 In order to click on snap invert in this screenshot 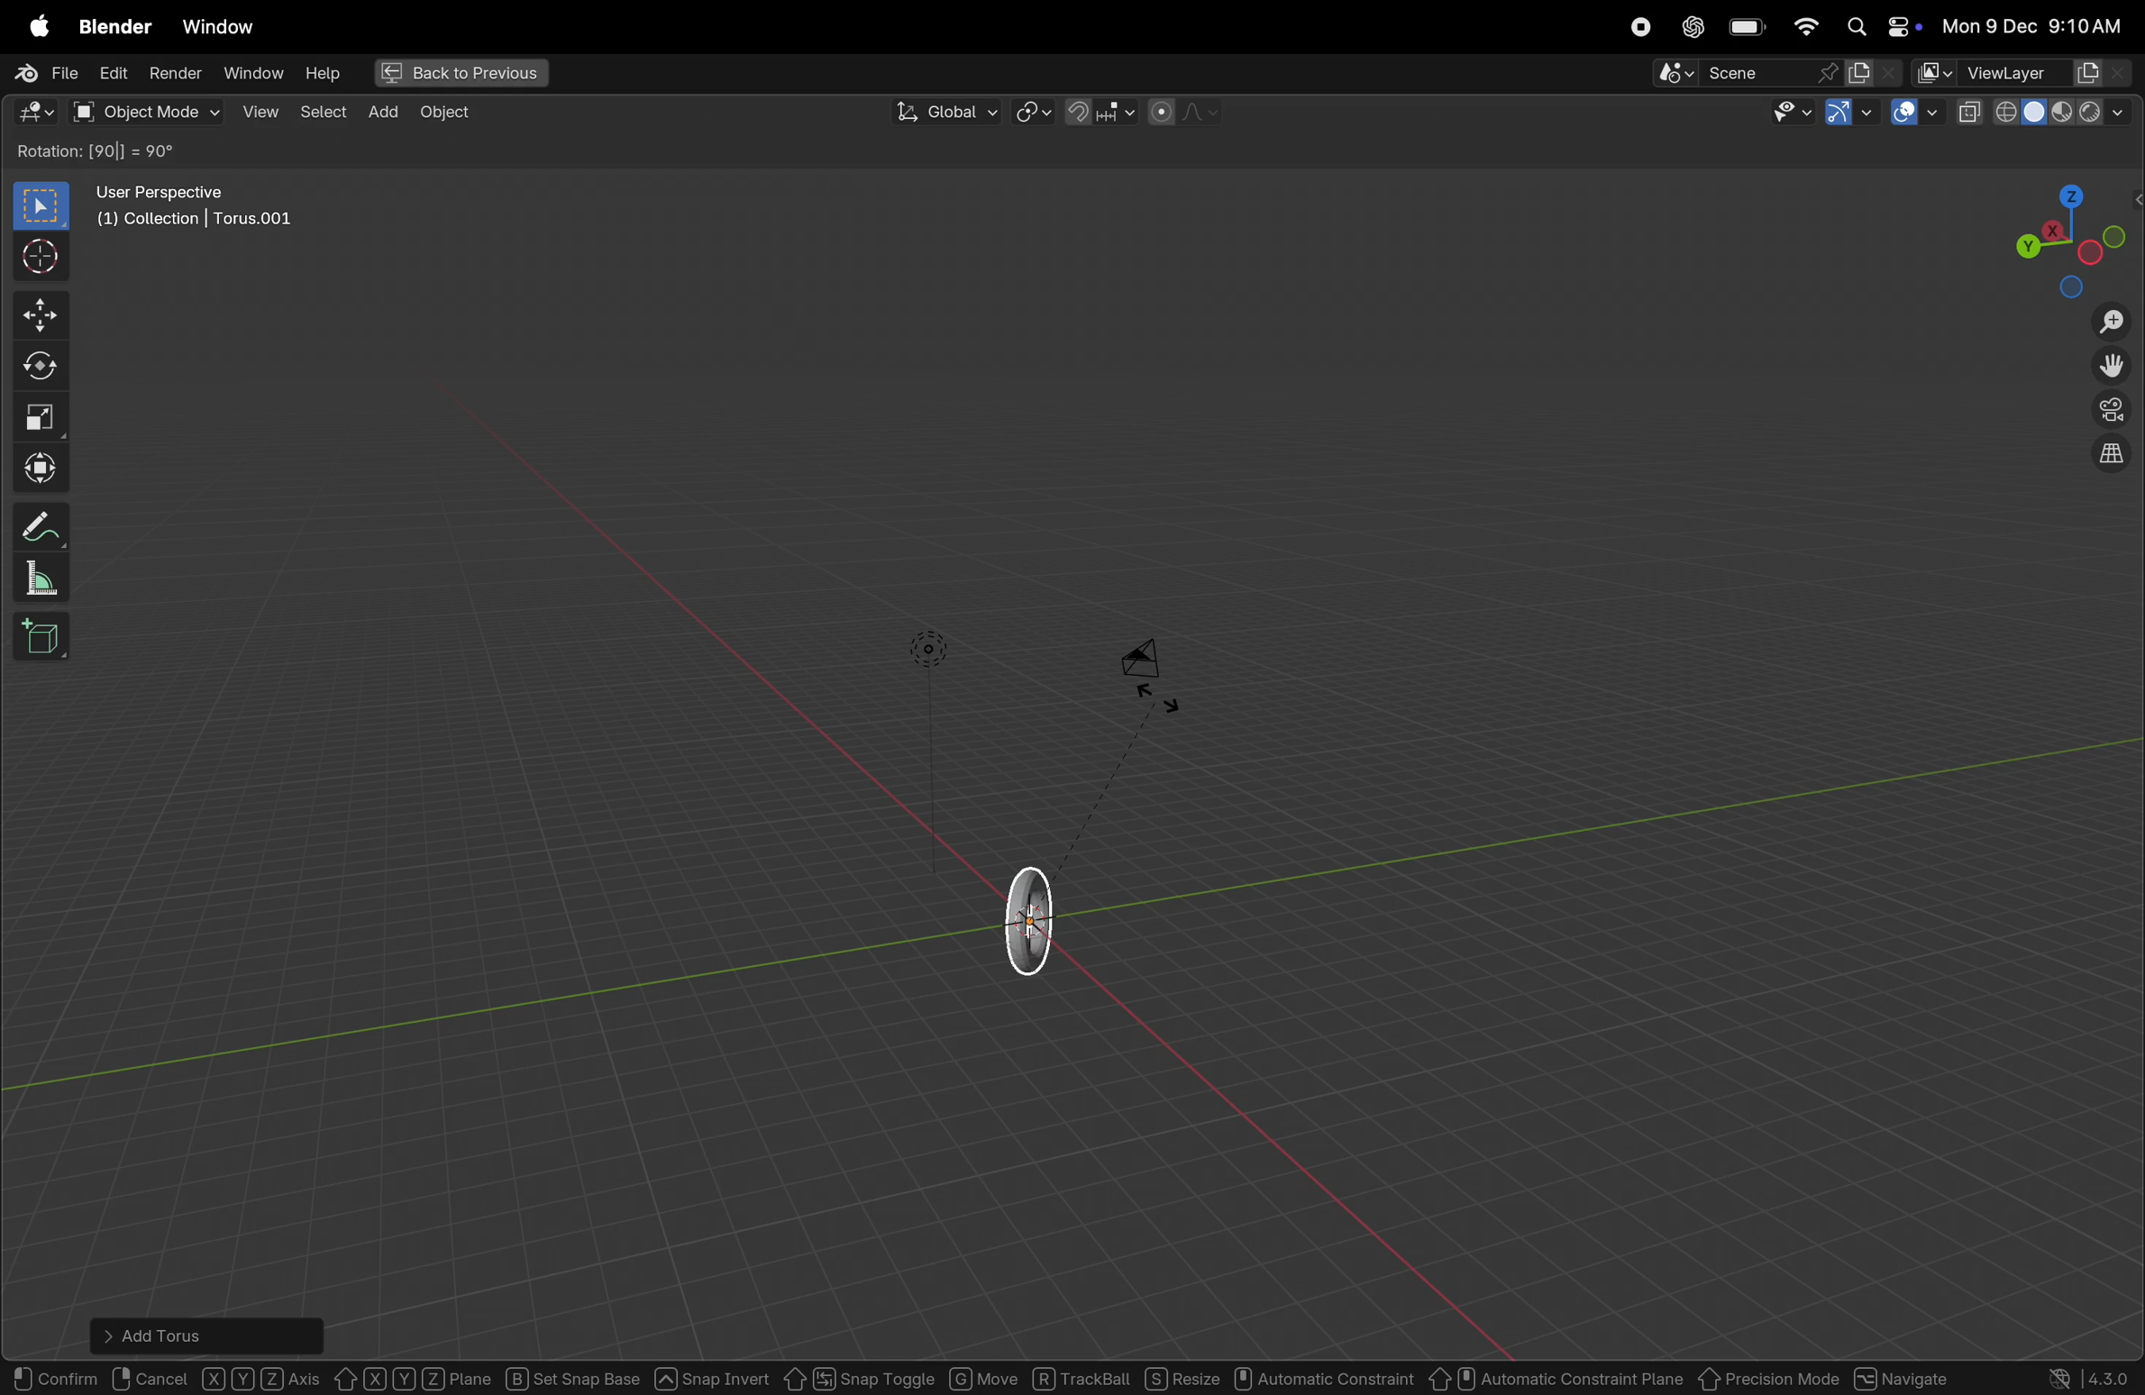, I will do `click(711, 1374)`.